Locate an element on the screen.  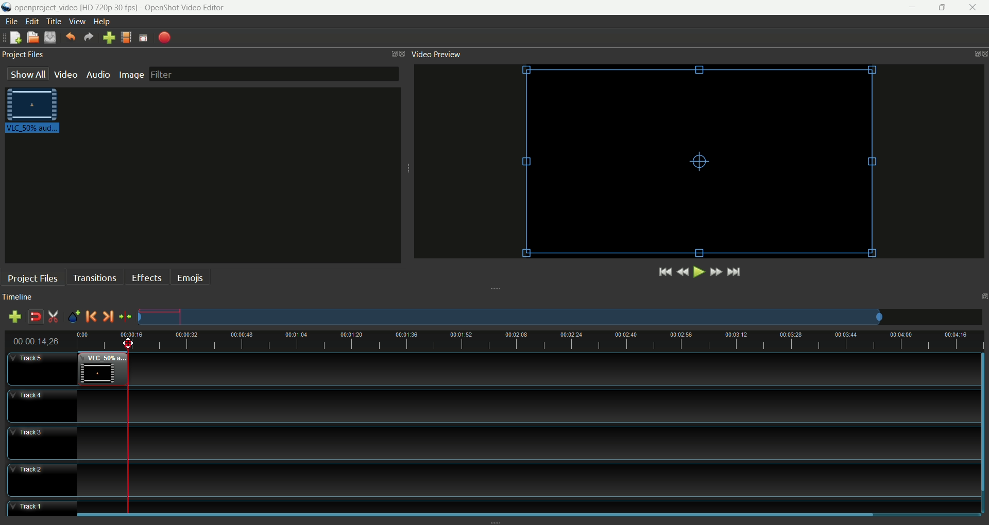
next marker is located at coordinates (108, 317).